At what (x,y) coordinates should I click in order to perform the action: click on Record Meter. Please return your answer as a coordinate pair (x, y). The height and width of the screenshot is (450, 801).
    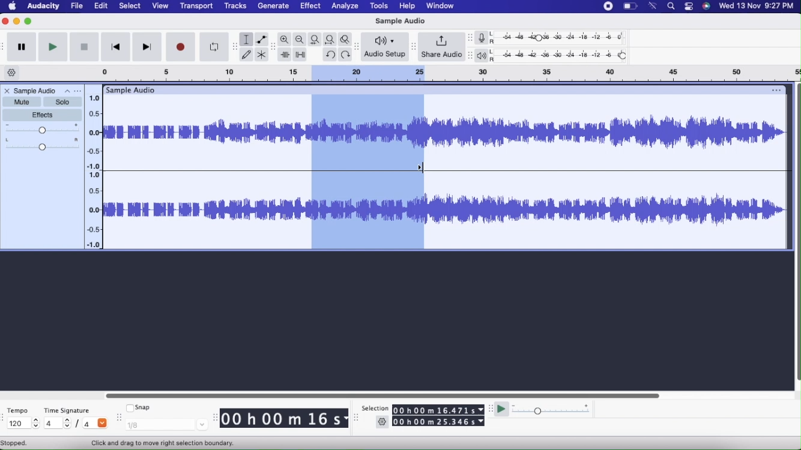
    Looking at the image, I should click on (485, 38).